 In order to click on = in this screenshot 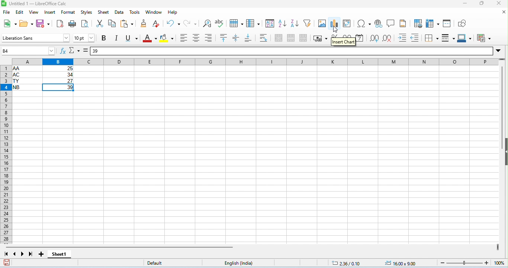, I will do `click(86, 50)`.